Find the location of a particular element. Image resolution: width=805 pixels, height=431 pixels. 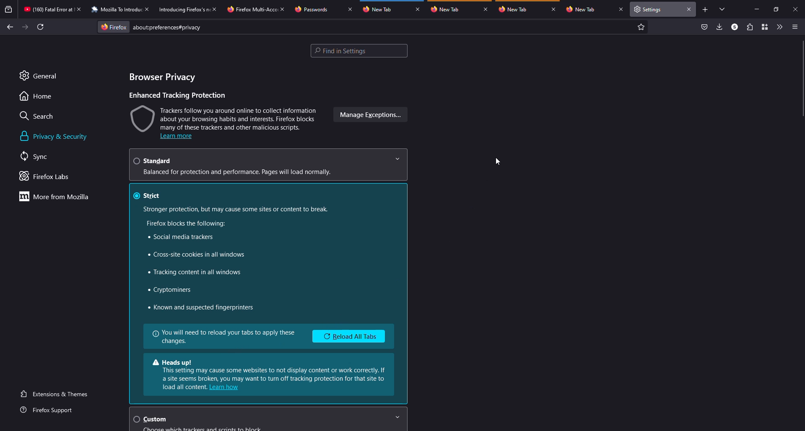

close is located at coordinates (217, 9).